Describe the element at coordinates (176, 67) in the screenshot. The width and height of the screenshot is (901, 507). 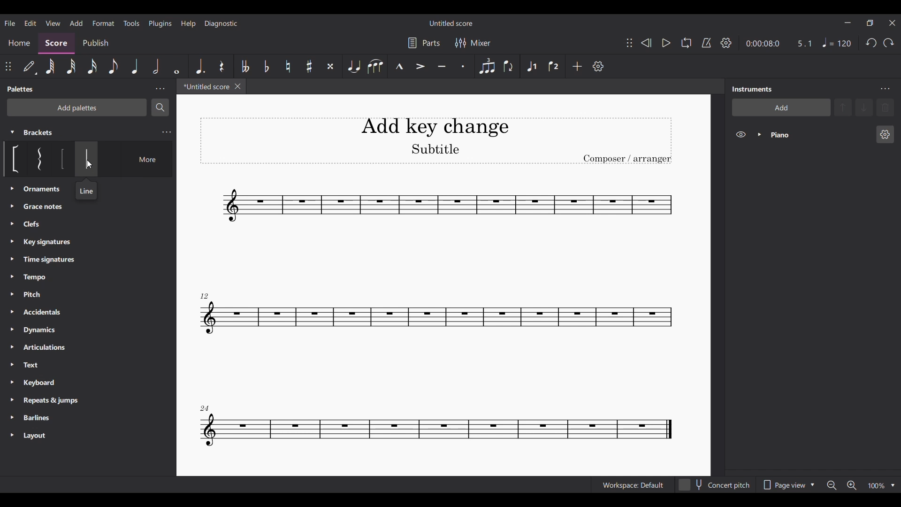
I see `Whole note` at that location.